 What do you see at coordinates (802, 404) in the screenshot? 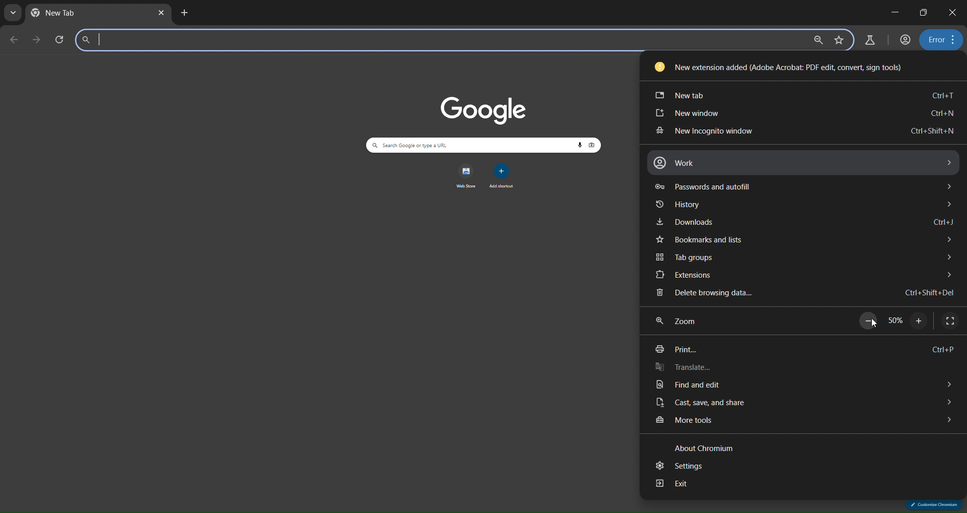
I see `cast, save and share` at bounding box center [802, 404].